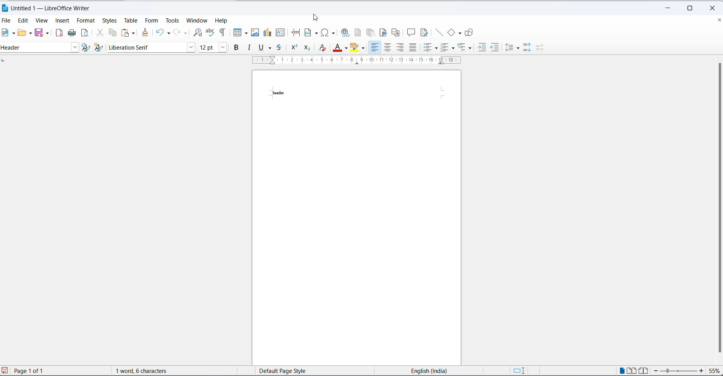  Describe the element at coordinates (58, 8) in the screenshot. I see `Untitled 1 - LibreOffice Writer` at that location.